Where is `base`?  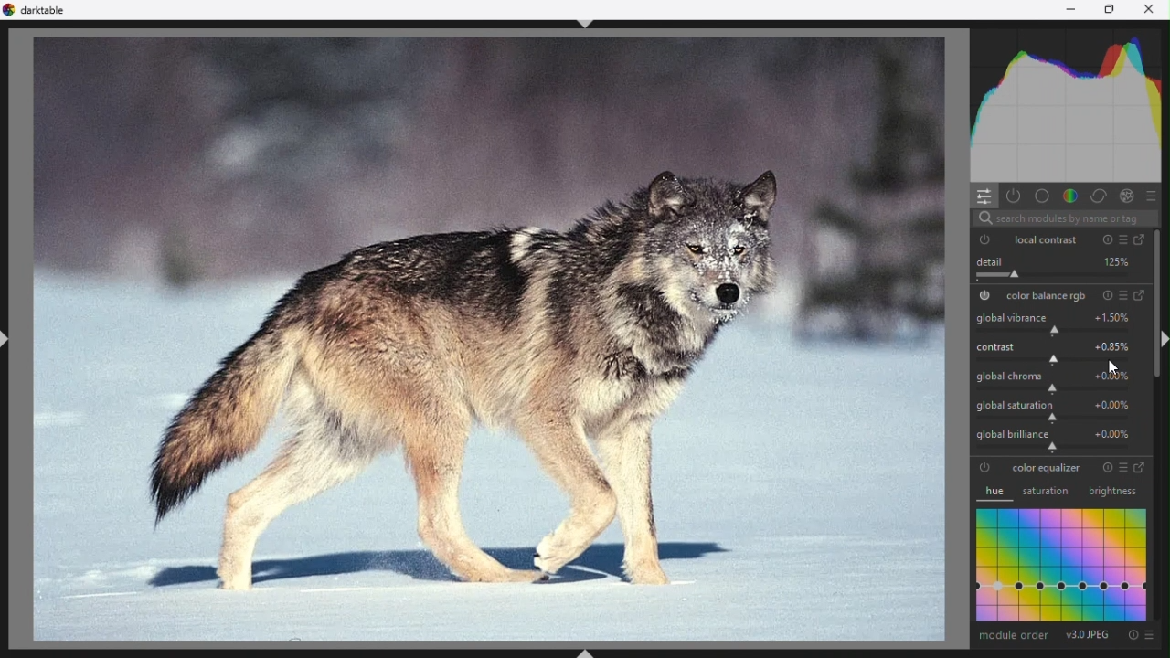 base is located at coordinates (1043, 195).